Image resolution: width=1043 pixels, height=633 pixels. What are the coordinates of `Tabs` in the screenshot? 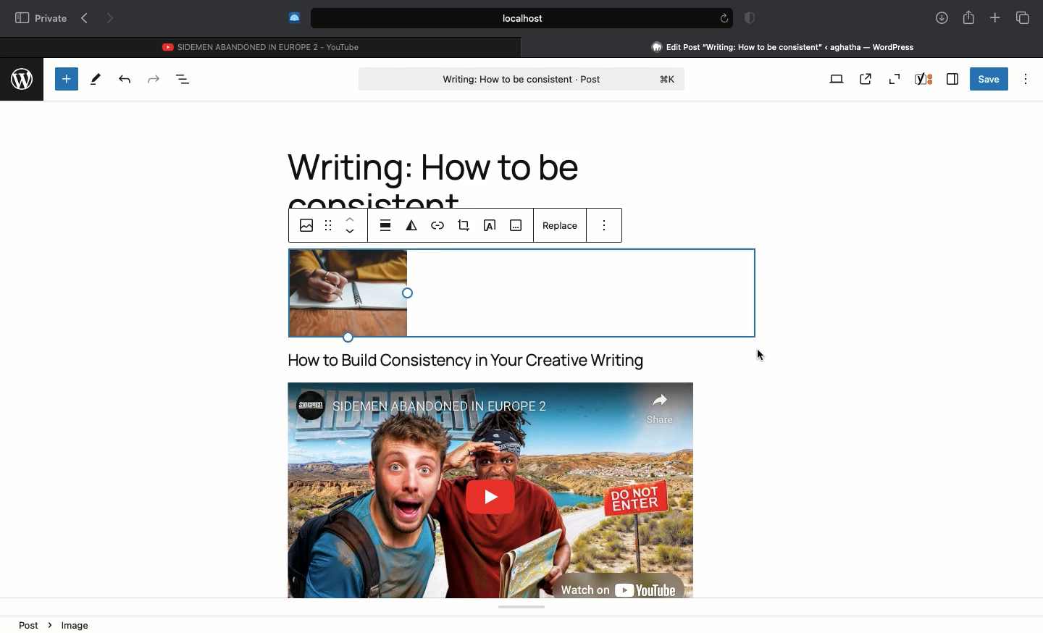 It's located at (1023, 17).